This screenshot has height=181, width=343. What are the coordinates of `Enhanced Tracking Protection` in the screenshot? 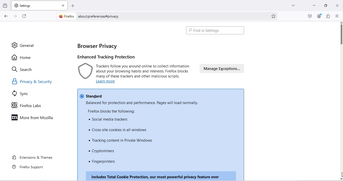 It's located at (110, 56).